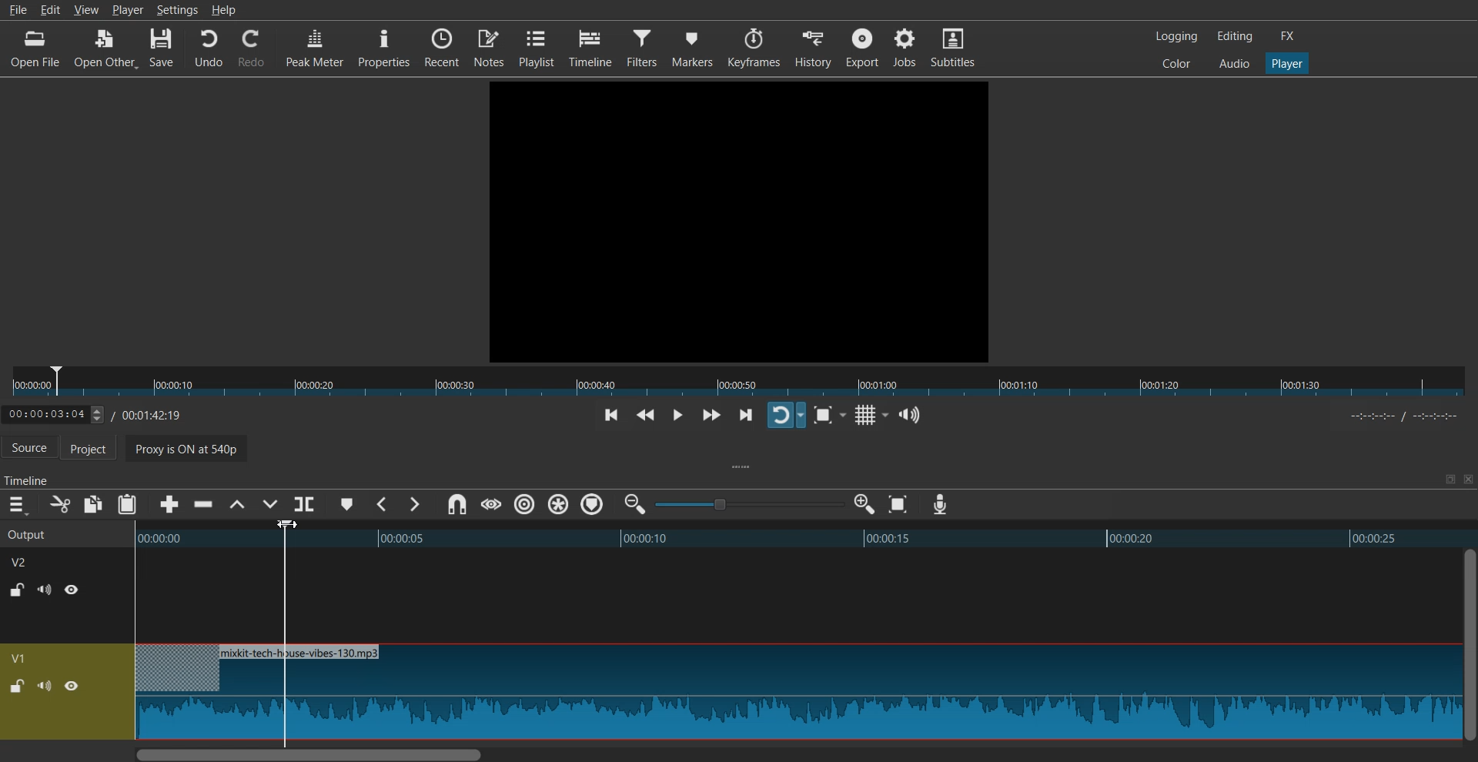 The width and height of the screenshot is (1478, 762). Describe the element at coordinates (21, 658) in the screenshot. I see `V1` at that location.